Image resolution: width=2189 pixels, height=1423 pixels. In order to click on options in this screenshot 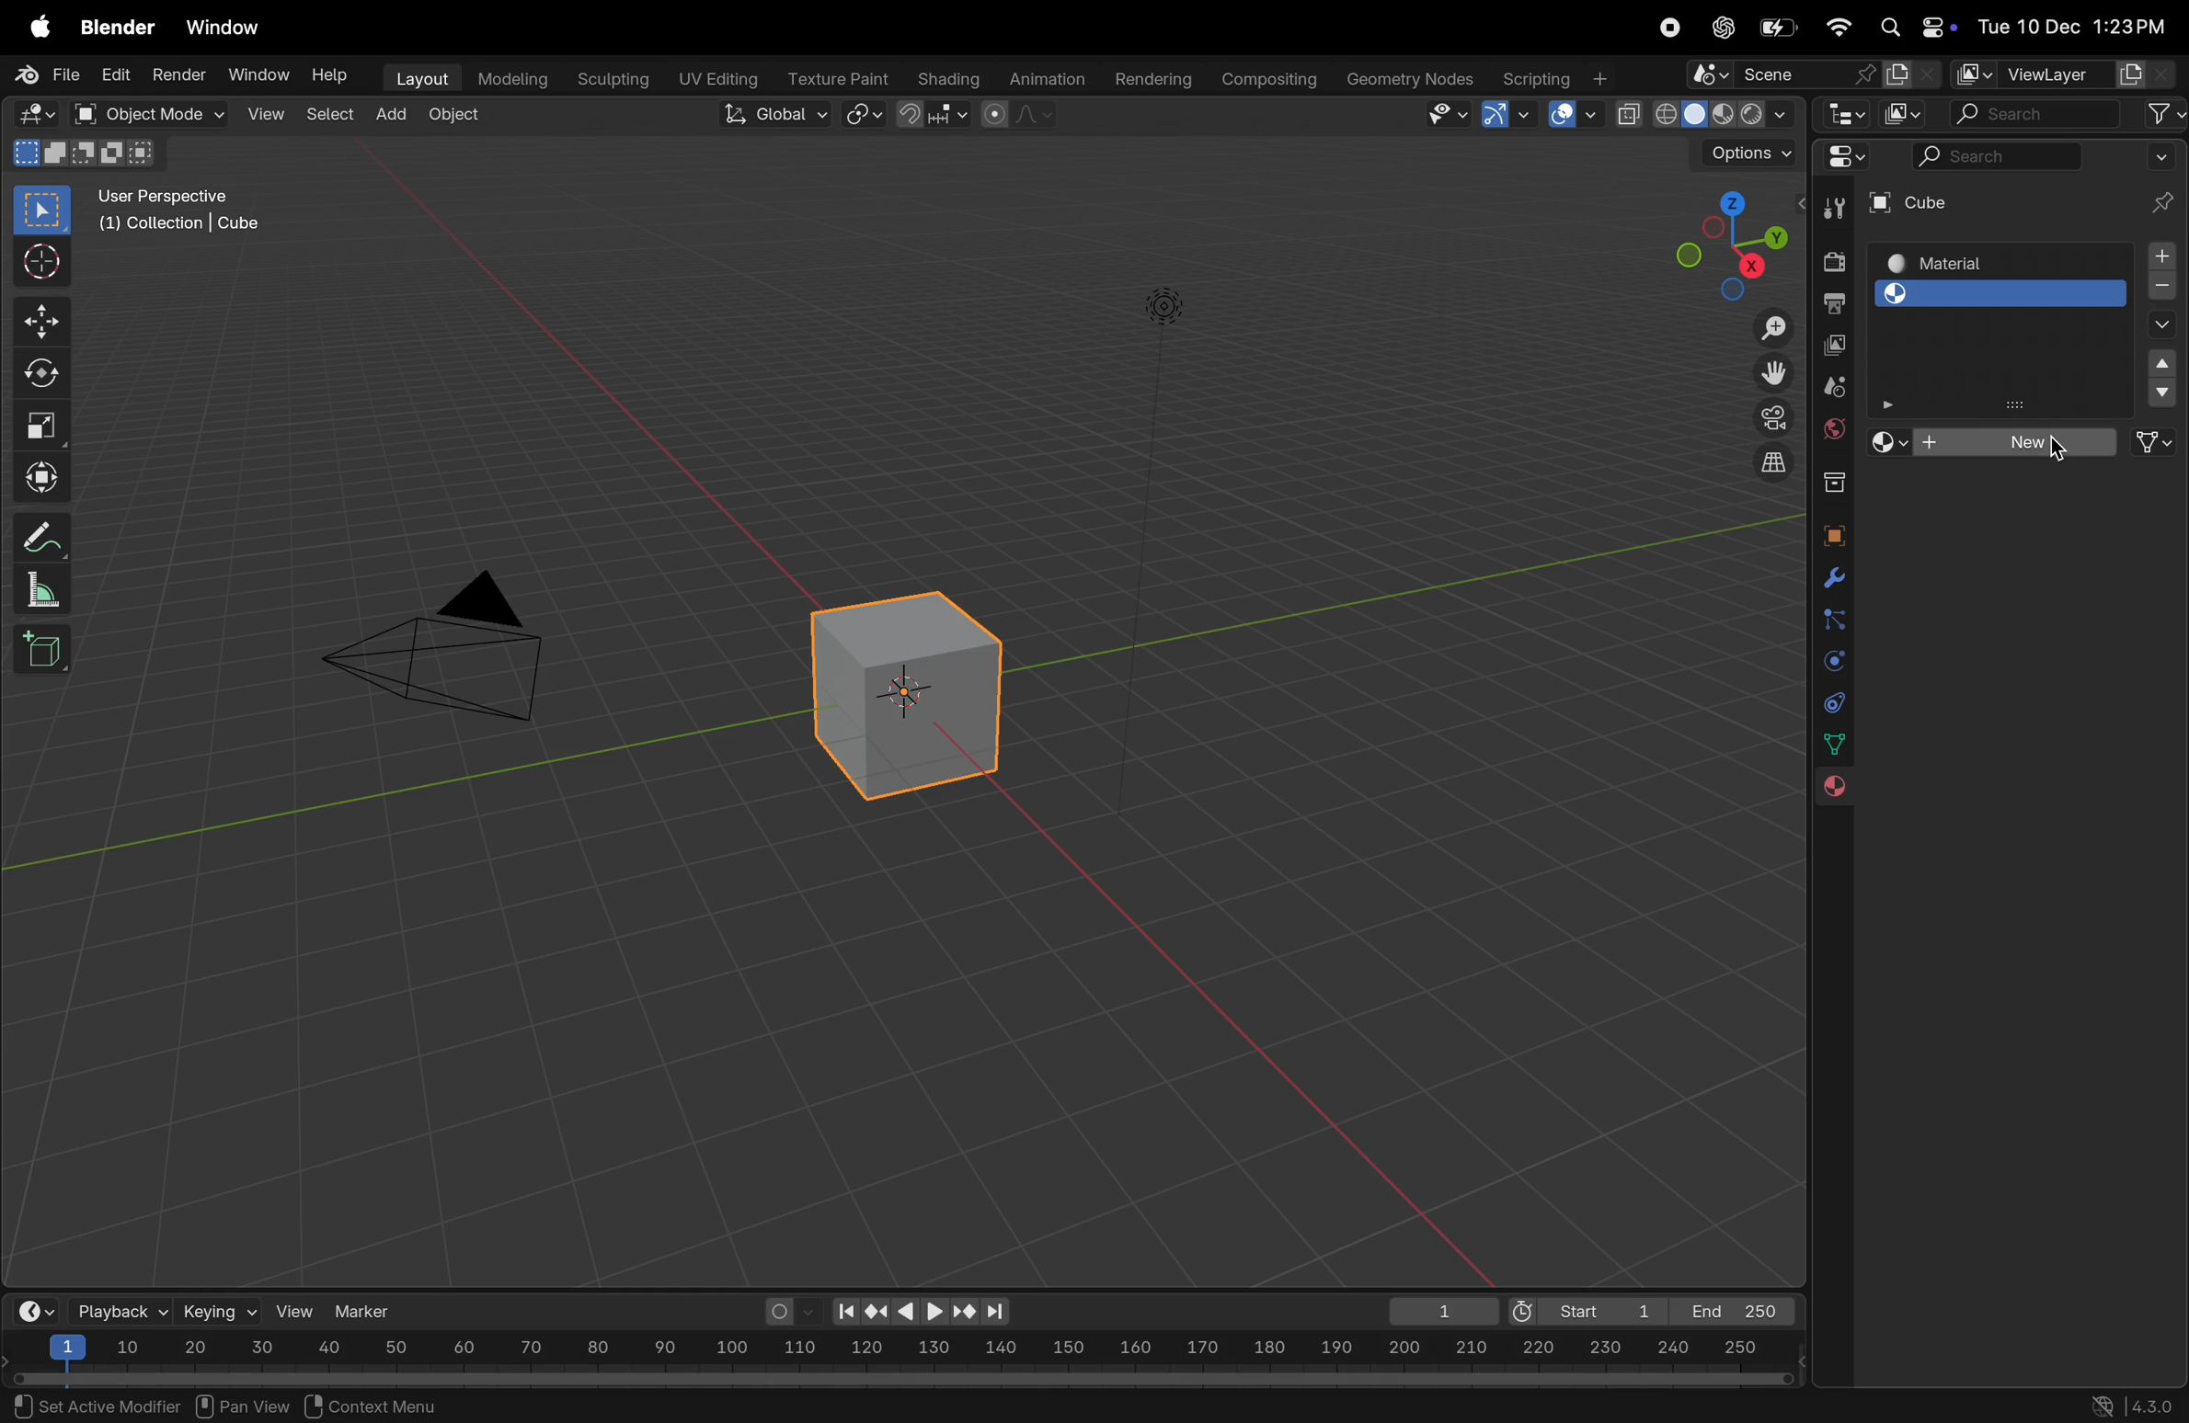, I will do `click(1736, 154)`.